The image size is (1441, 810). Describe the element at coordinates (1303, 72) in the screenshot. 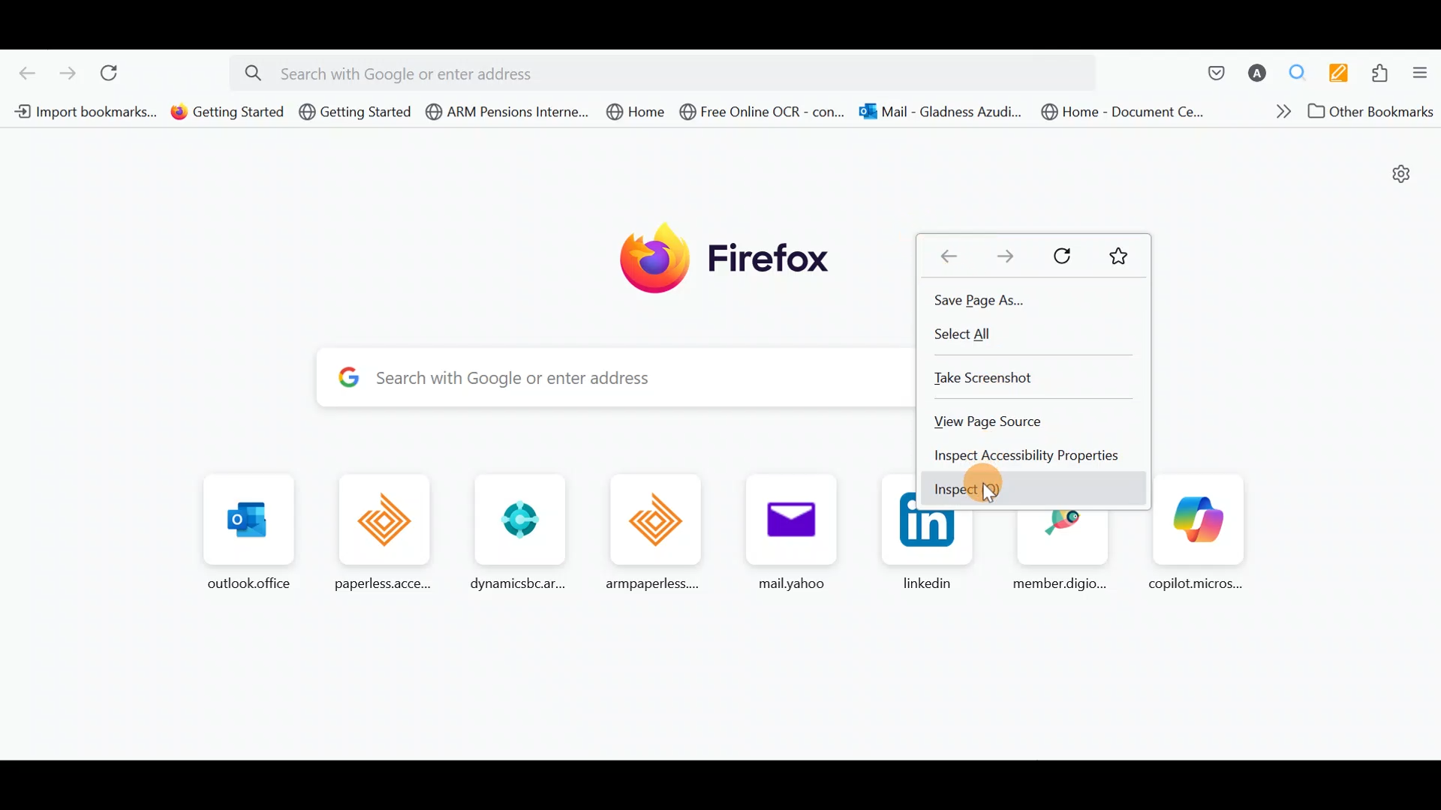

I see `Multiple search & highlight` at that location.